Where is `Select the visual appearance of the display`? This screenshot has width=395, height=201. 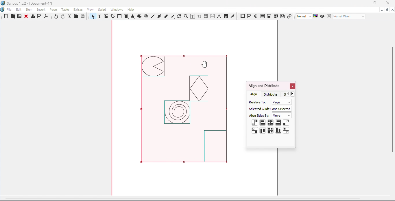
Select the visual appearance of the display is located at coordinates (349, 17).